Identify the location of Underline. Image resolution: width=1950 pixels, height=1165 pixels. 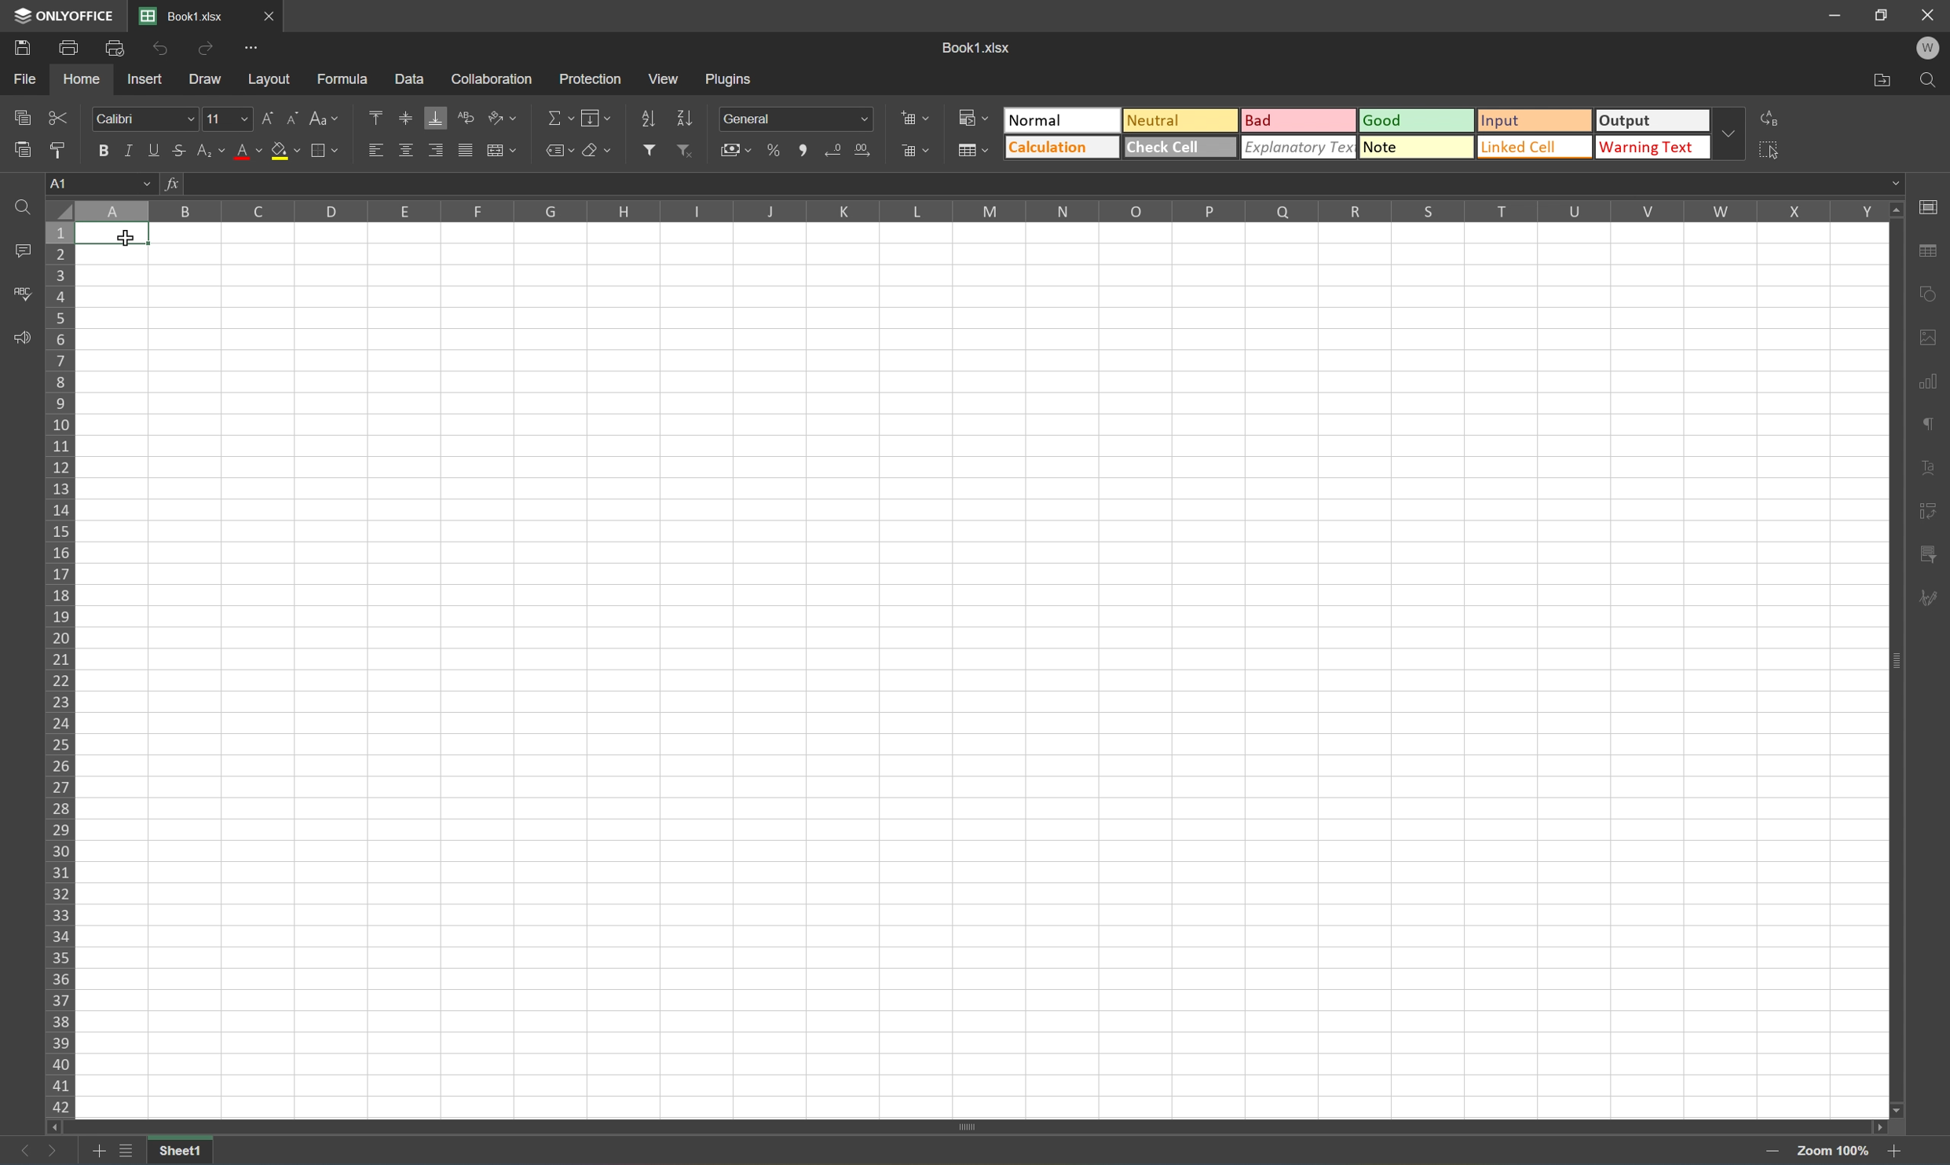
(156, 151).